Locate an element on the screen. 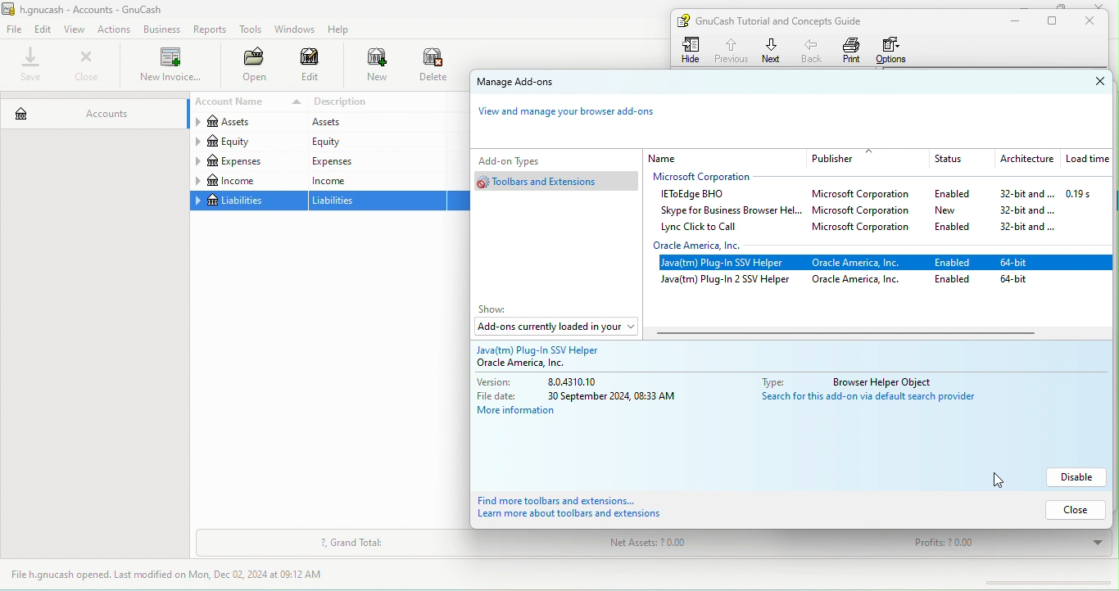 The image size is (1119, 591). equity is located at coordinates (375, 142).